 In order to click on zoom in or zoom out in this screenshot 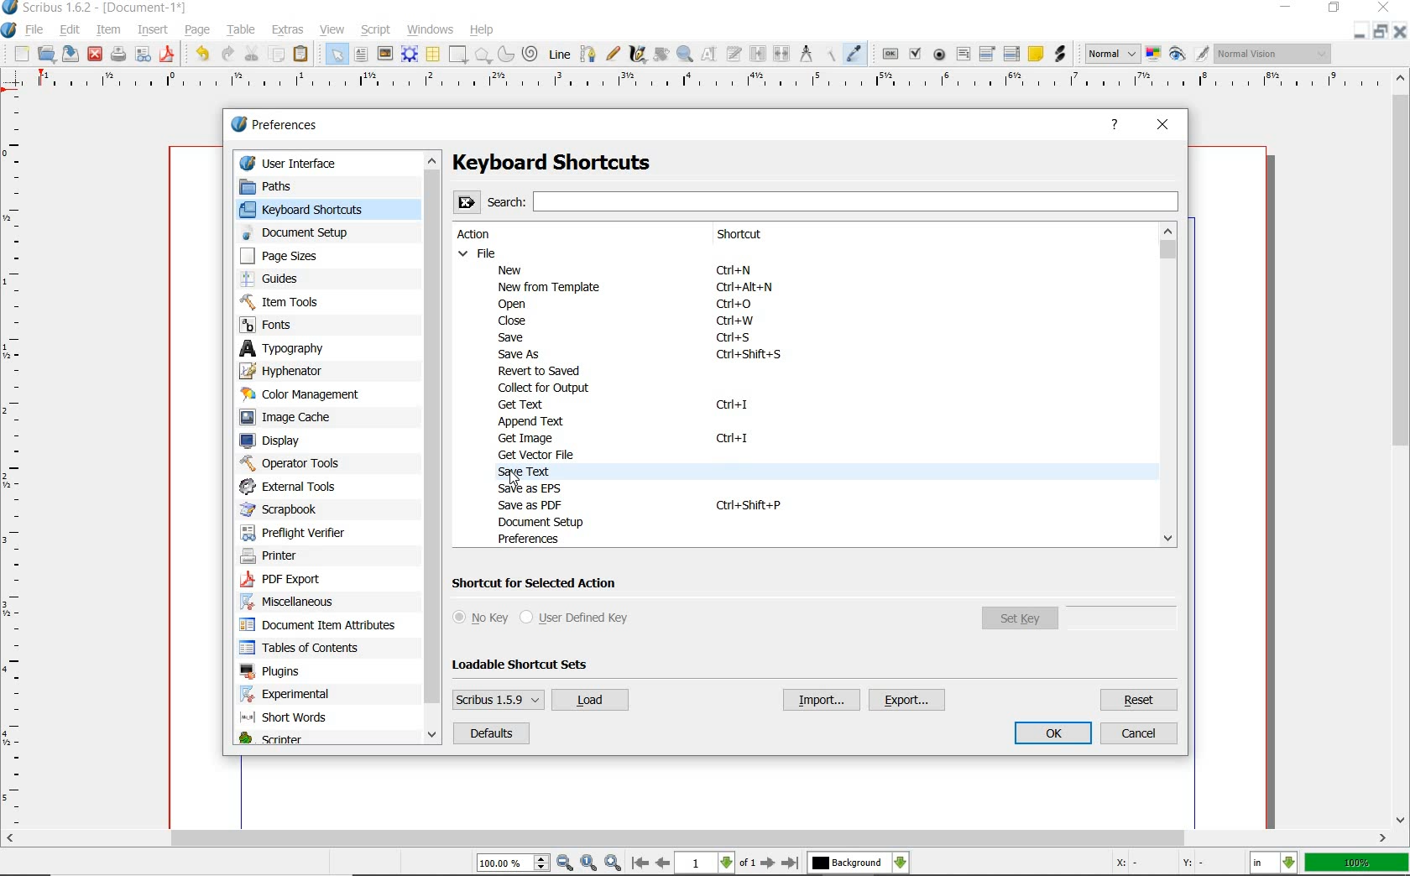, I will do `click(685, 55)`.